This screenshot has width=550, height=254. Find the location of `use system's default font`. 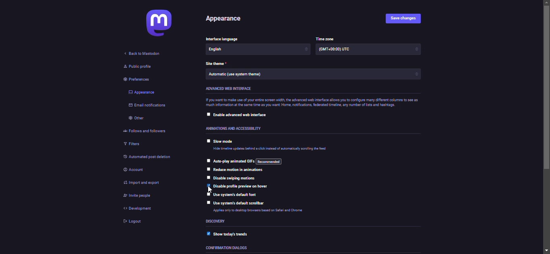

use system's default font is located at coordinates (237, 195).